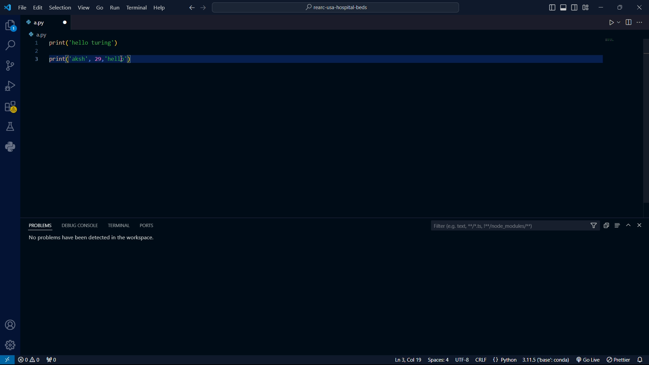  I want to click on UTF-8, so click(465, 360).